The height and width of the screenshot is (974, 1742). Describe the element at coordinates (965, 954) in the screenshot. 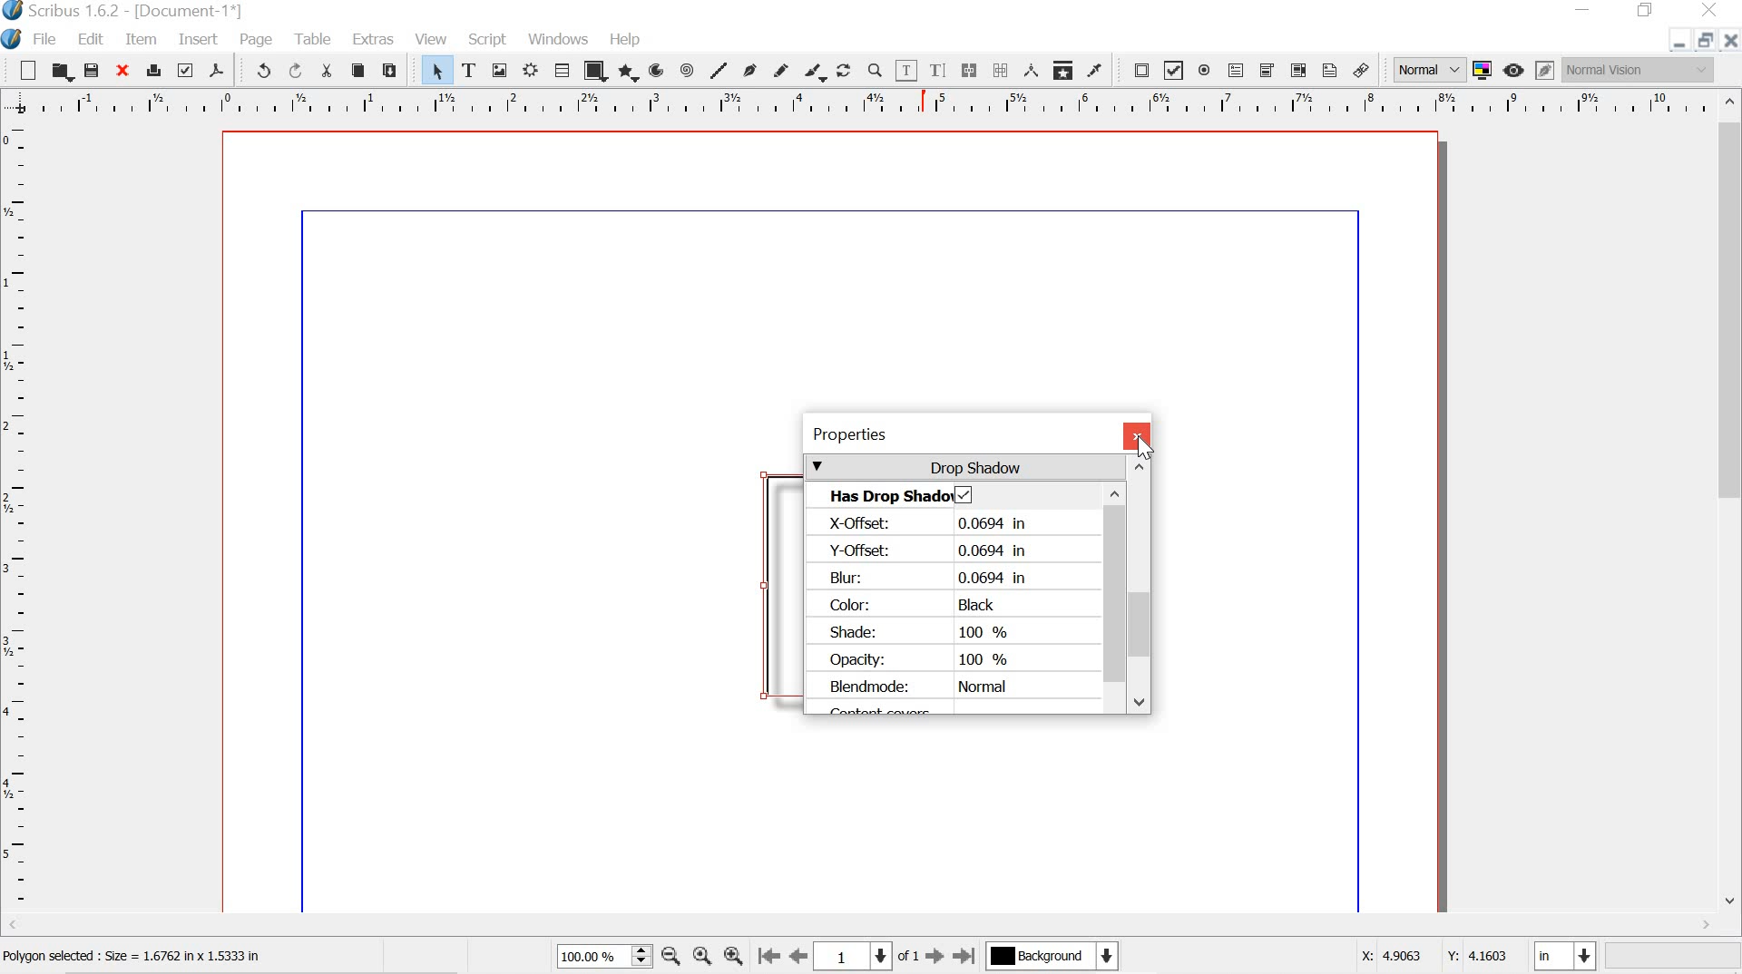

I see `go the last page` at that location.